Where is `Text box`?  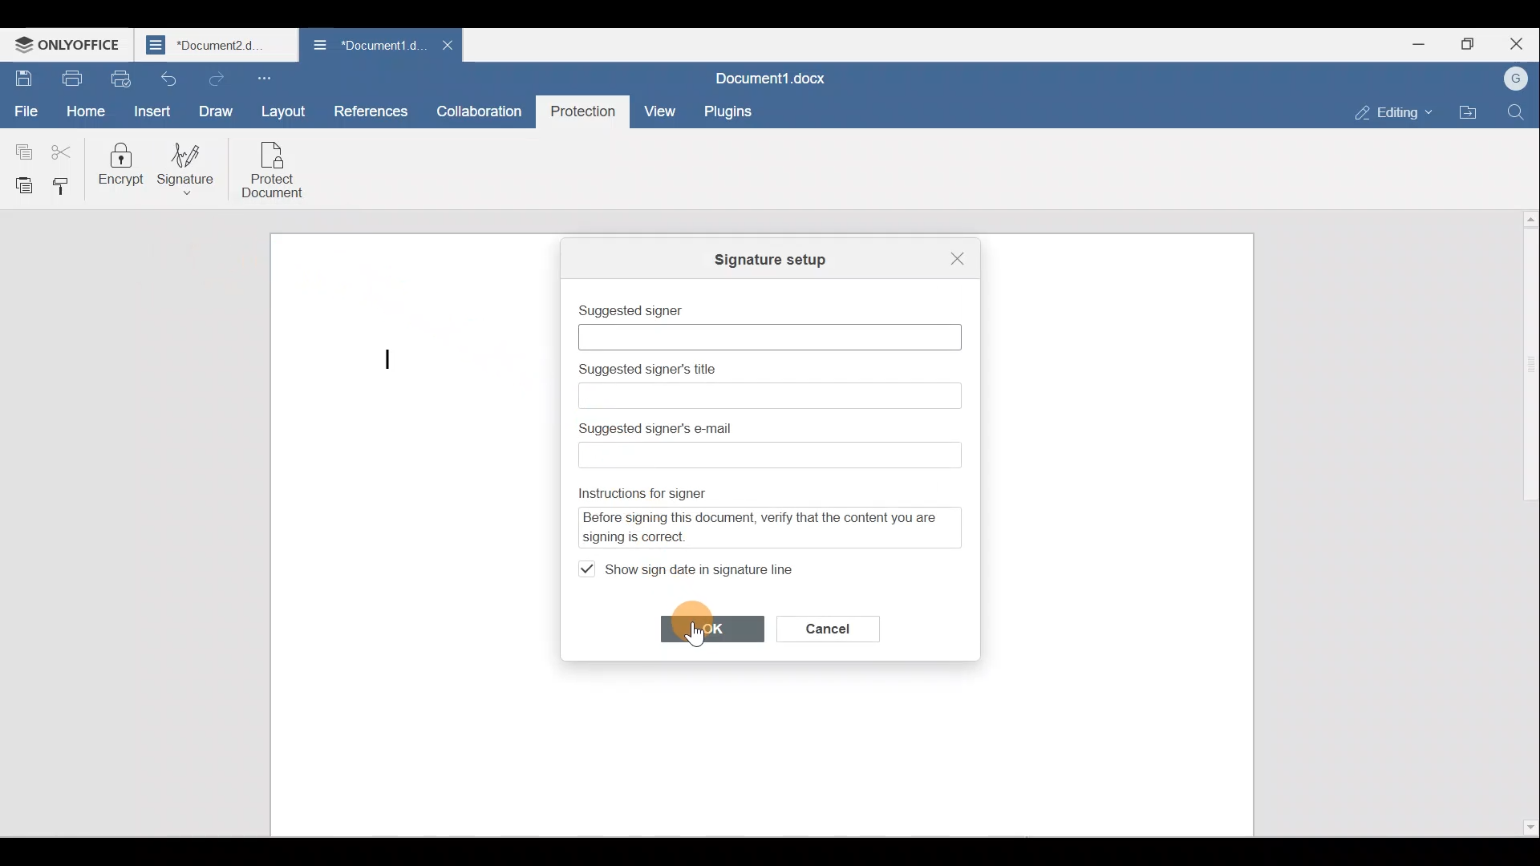
Text box is located at coordinates (770, 457).